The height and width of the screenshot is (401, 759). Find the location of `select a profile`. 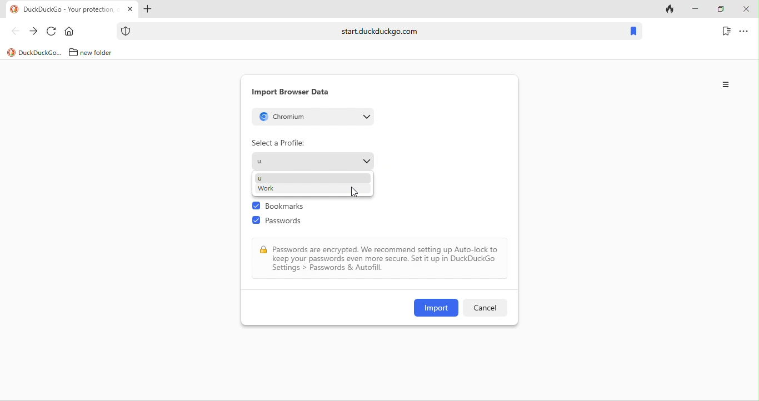

select a profile is located at coordinates (278, 143).